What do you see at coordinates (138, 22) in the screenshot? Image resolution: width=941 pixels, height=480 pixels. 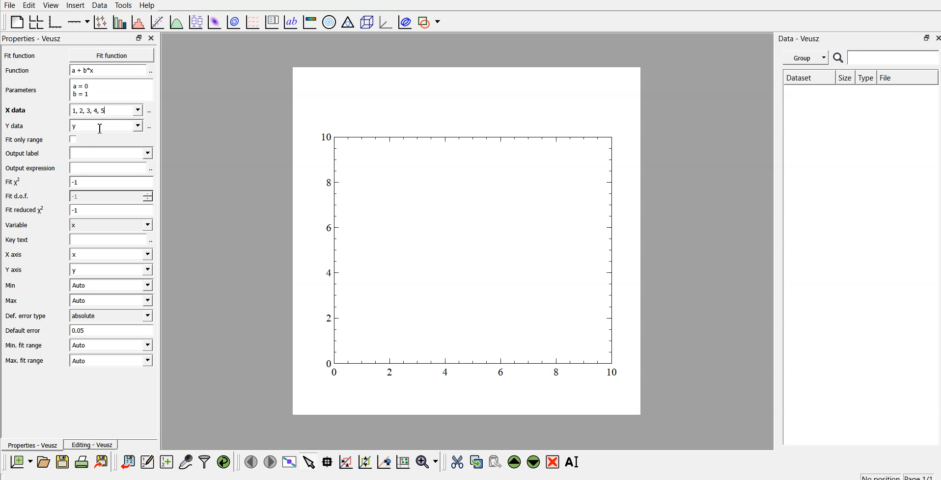 I see `histogram of a dataset` at bounding box center [138, 22].